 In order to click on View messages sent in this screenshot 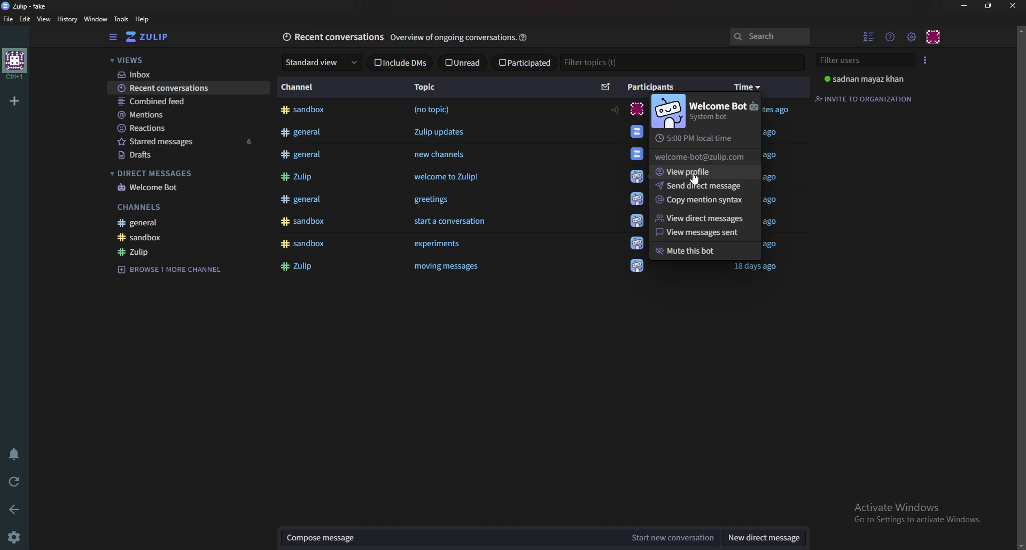, I will do `click(701, 233)`.